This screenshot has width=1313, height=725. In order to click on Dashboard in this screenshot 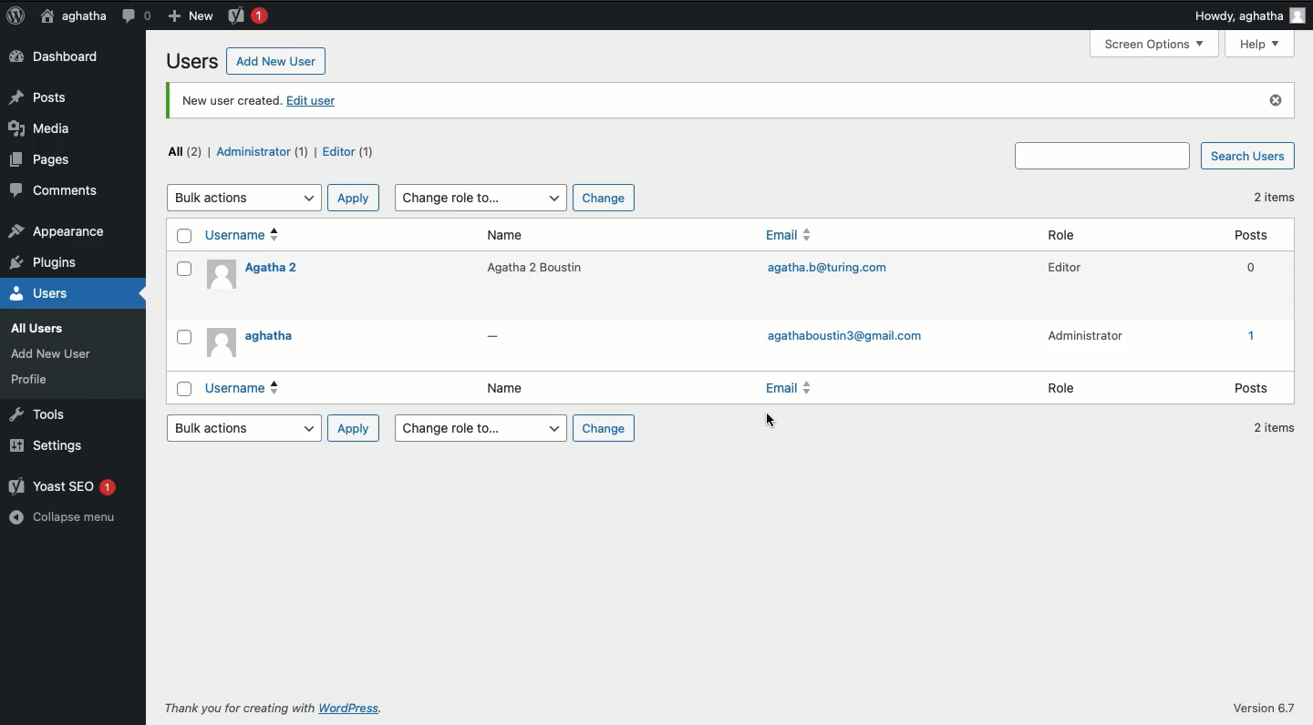, I will do `click(59, 57)`.